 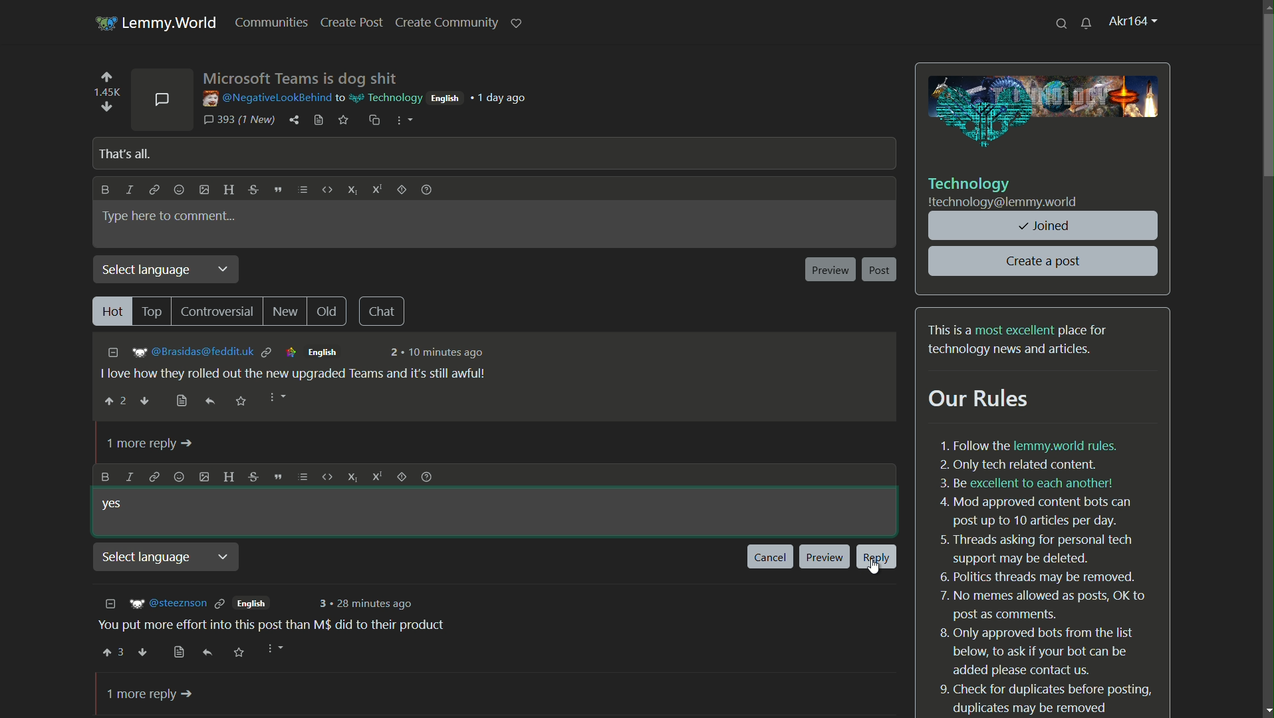 What do you see at coordinates (352, 189) in the screenshot?
I see `subscript` at bounding box center [352, 189].